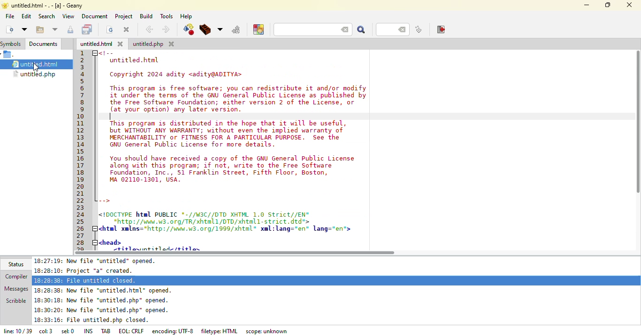 This screenshot has height=336, width=641. I want to click on save current fle, so click(70, 29).